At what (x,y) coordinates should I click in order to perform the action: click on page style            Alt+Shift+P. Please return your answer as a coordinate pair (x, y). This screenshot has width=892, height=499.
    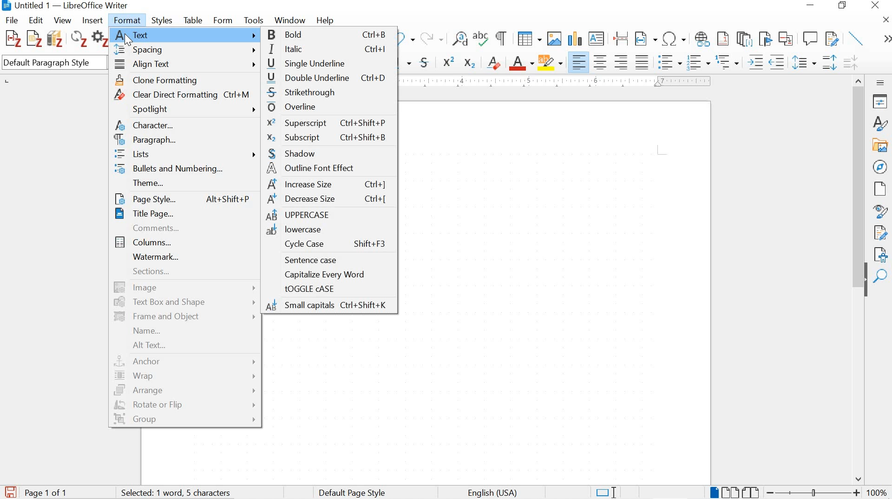
    Looking at the image, I should click on (182, 198).